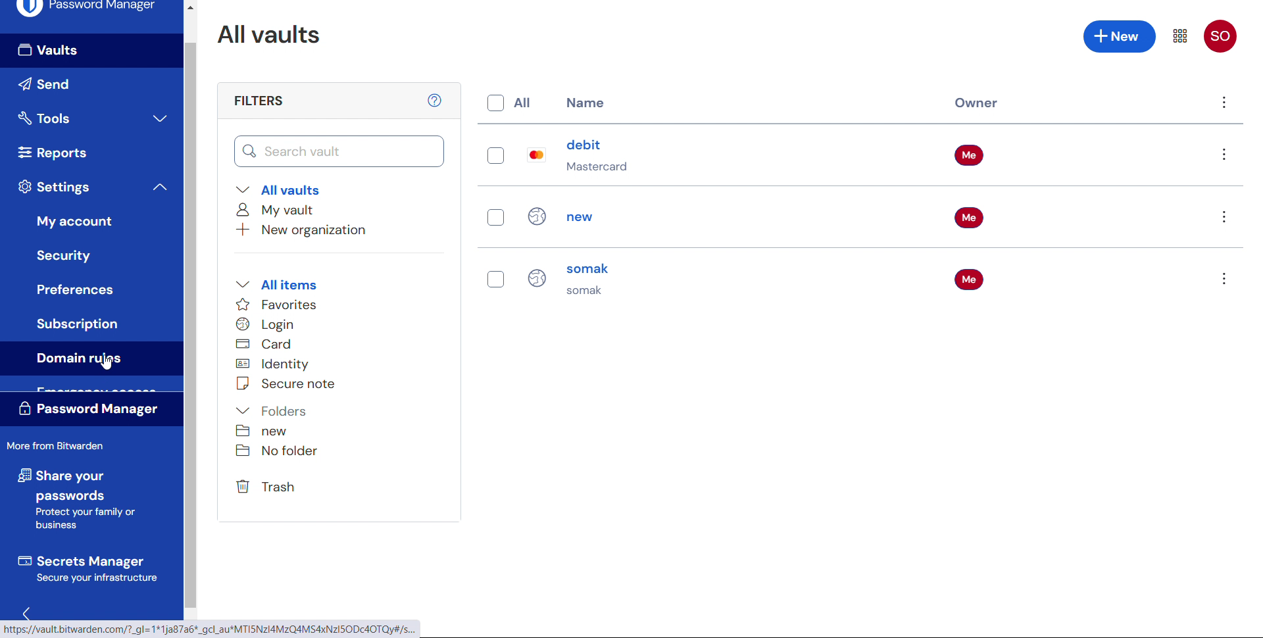 The height and width of the screenshot is (638, 1263). I want to click on Menu , so click(1179, 36).